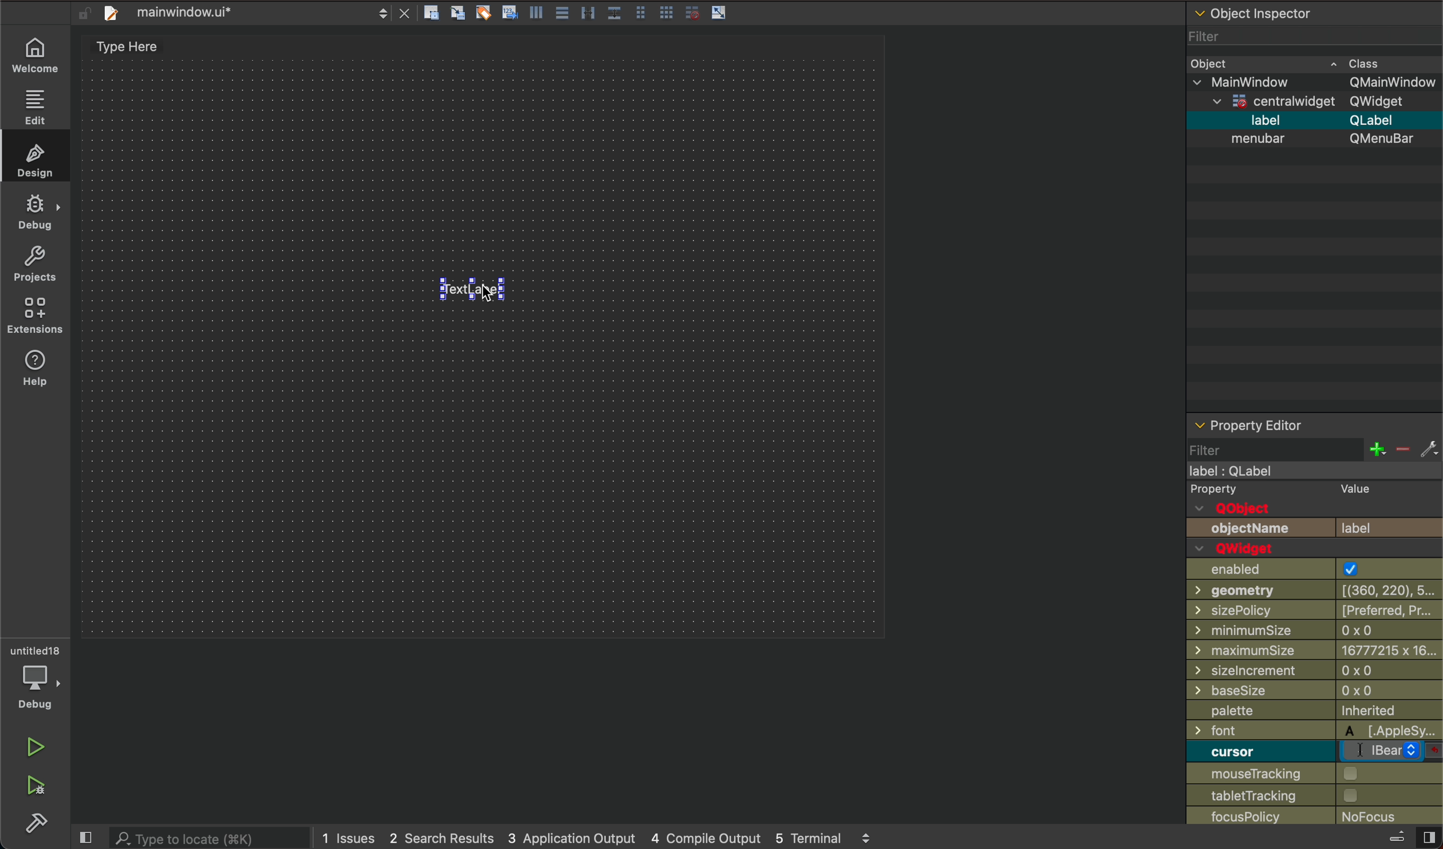 Image resolution: width=1443 pixels, height=849 pixels. Describe the element at coordinates (34, 267) in the screenshot. I see `project` at that location.